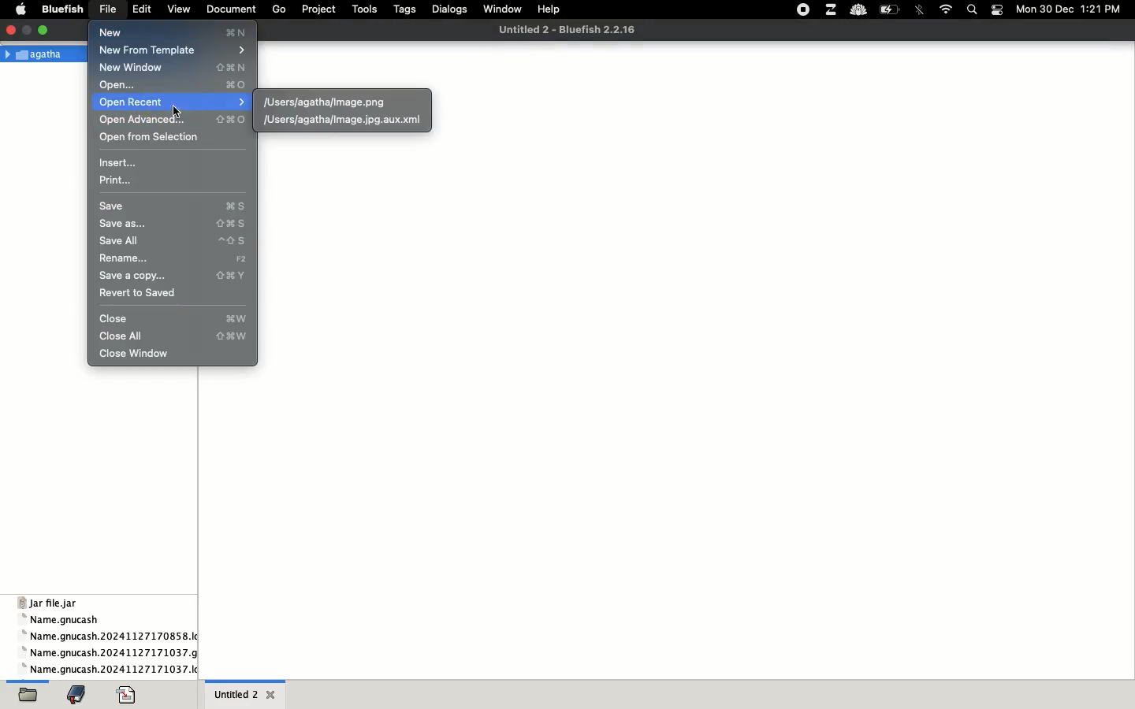 The image size is (1135, 709). What do you see at coordinates (176, 85) in the screenshot?
I see `open` at bounding box center [176, 85].